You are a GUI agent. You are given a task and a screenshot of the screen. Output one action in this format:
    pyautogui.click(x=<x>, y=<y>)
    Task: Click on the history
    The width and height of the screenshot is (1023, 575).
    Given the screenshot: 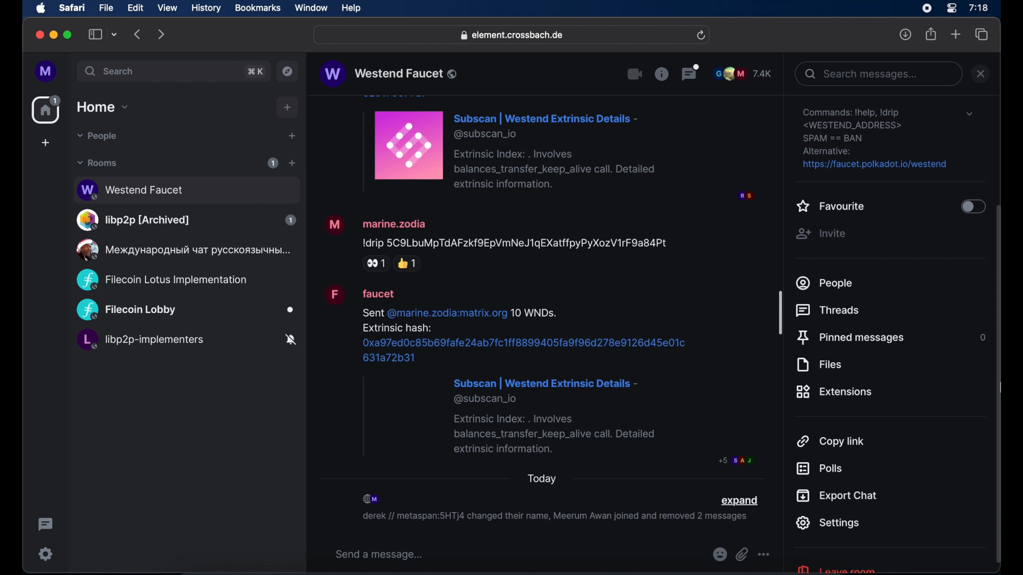 What is the action you would take?
    pyautogui.click(x=206, y=9)
    